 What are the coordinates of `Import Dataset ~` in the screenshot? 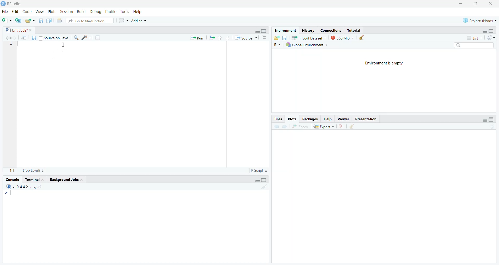 It's located at (309, 37).